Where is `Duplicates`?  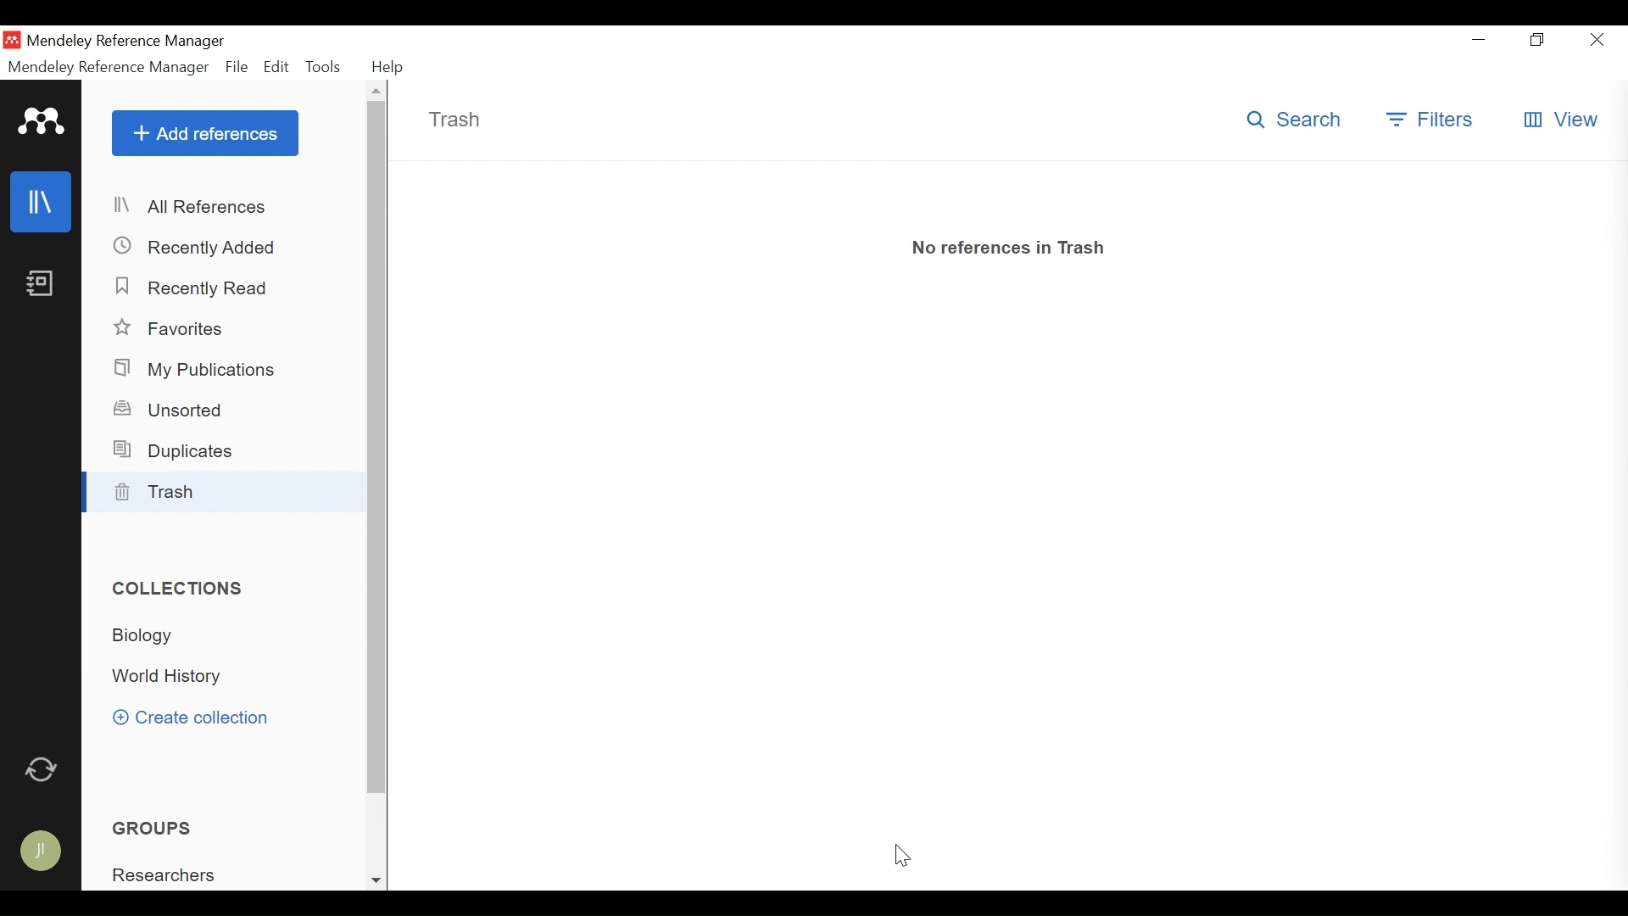 Duplicates is located at coordinates (180, 450).